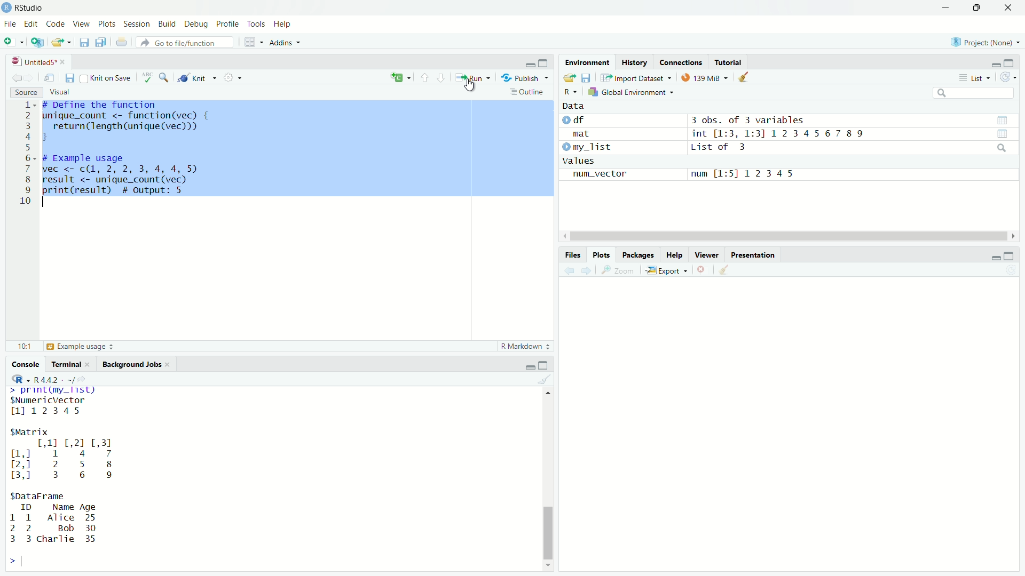  What do you see at coordinates (133, 364) in the screenshot?
I see `Background` at bounding box center [133, 364].